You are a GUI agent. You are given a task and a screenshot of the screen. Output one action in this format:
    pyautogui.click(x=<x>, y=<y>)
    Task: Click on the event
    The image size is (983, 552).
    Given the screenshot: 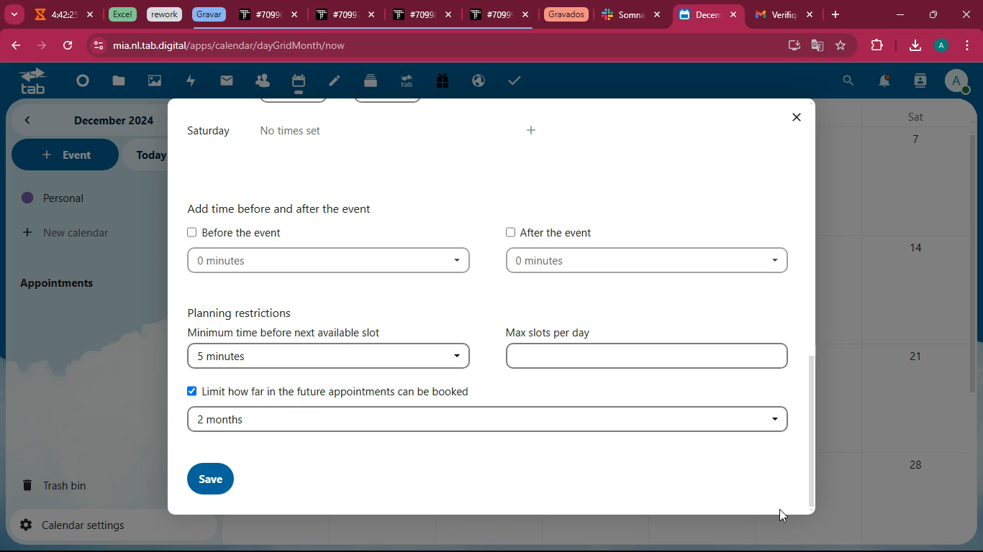 What is the action you would take?
    pyautogui.click(x=63, y=155)
    